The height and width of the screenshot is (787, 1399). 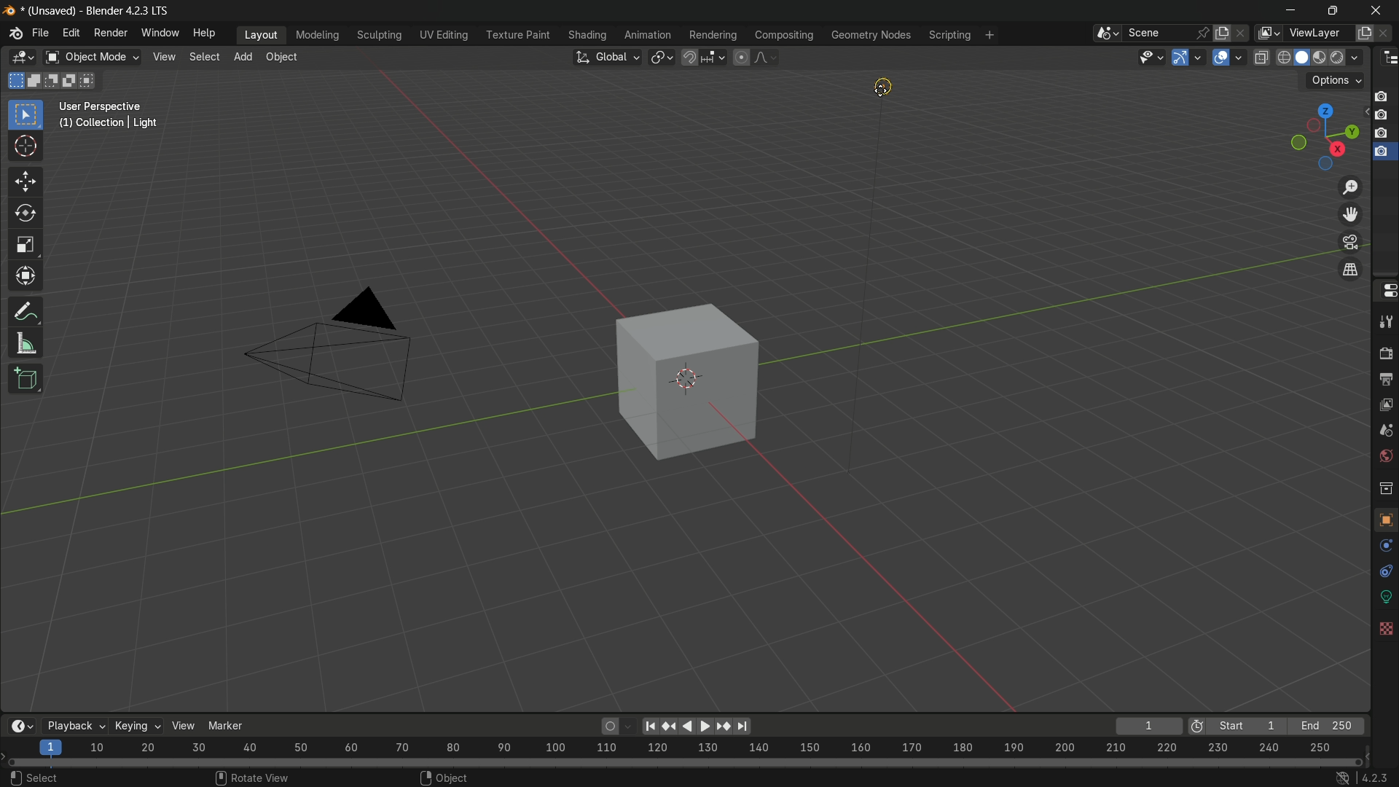 I want to click on render, so click(x=1386, y=353).